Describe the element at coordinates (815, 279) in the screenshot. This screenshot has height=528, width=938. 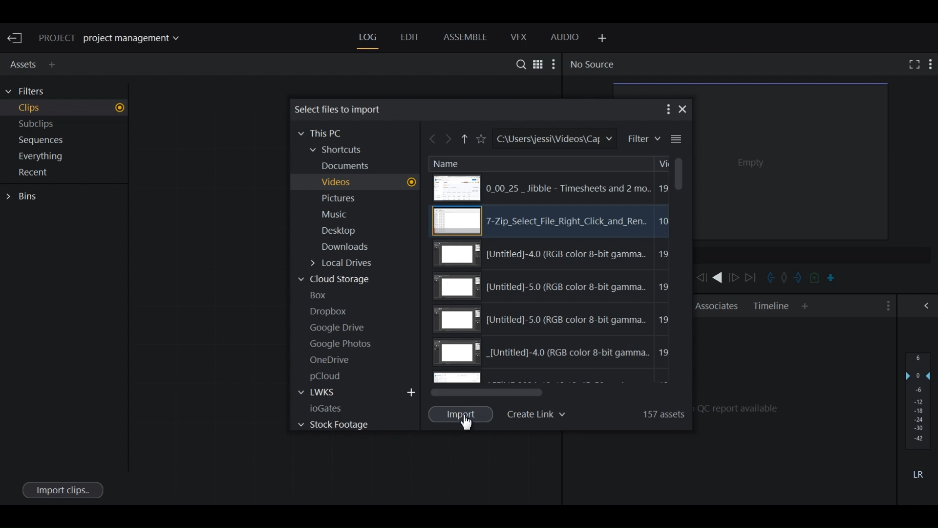
I see `Add cue` at that location.